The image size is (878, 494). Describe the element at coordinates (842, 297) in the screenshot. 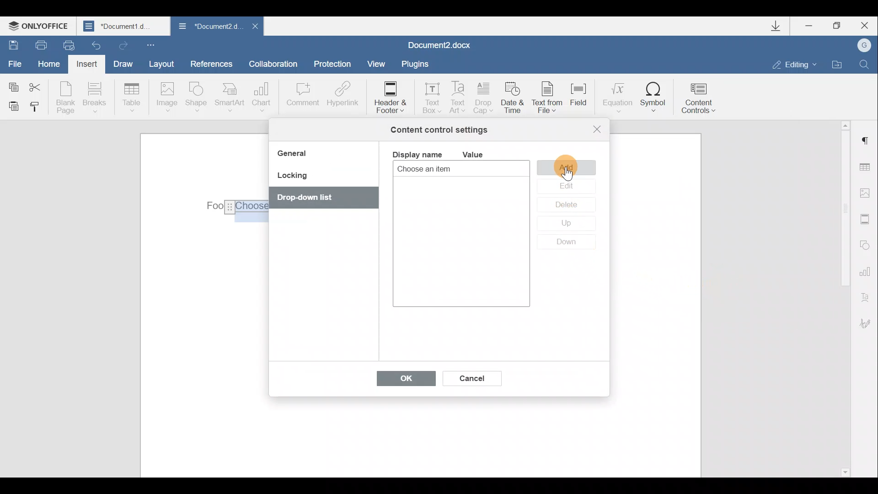

I see `Scroll bar` at that location.